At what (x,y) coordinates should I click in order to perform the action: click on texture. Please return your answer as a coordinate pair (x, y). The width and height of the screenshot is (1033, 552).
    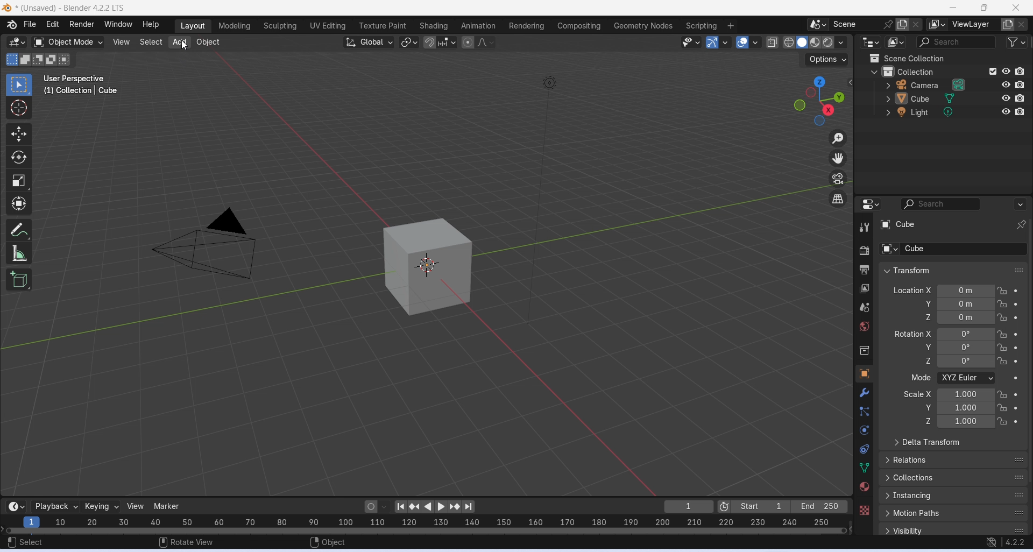
    Looking at the image, I should click on (864, 509).